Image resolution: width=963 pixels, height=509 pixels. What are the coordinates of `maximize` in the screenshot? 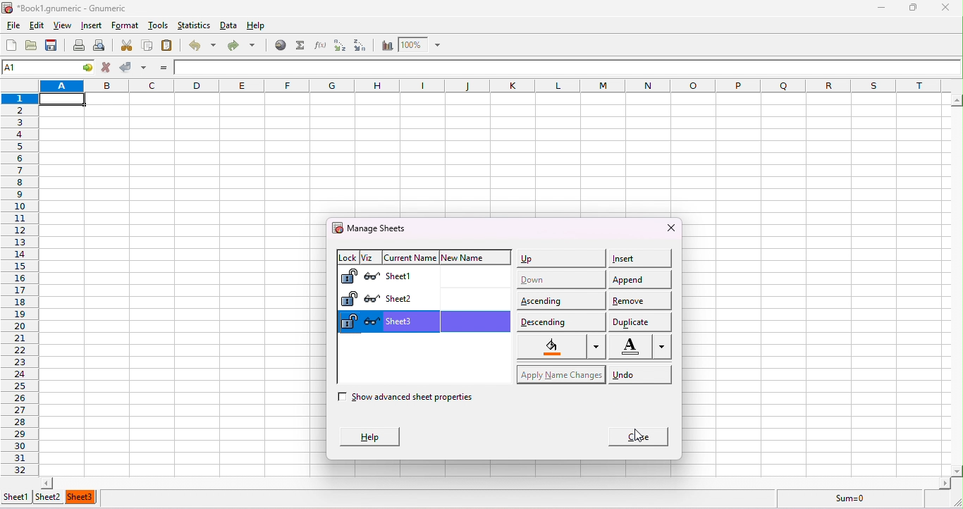 It's located at (911, 7).